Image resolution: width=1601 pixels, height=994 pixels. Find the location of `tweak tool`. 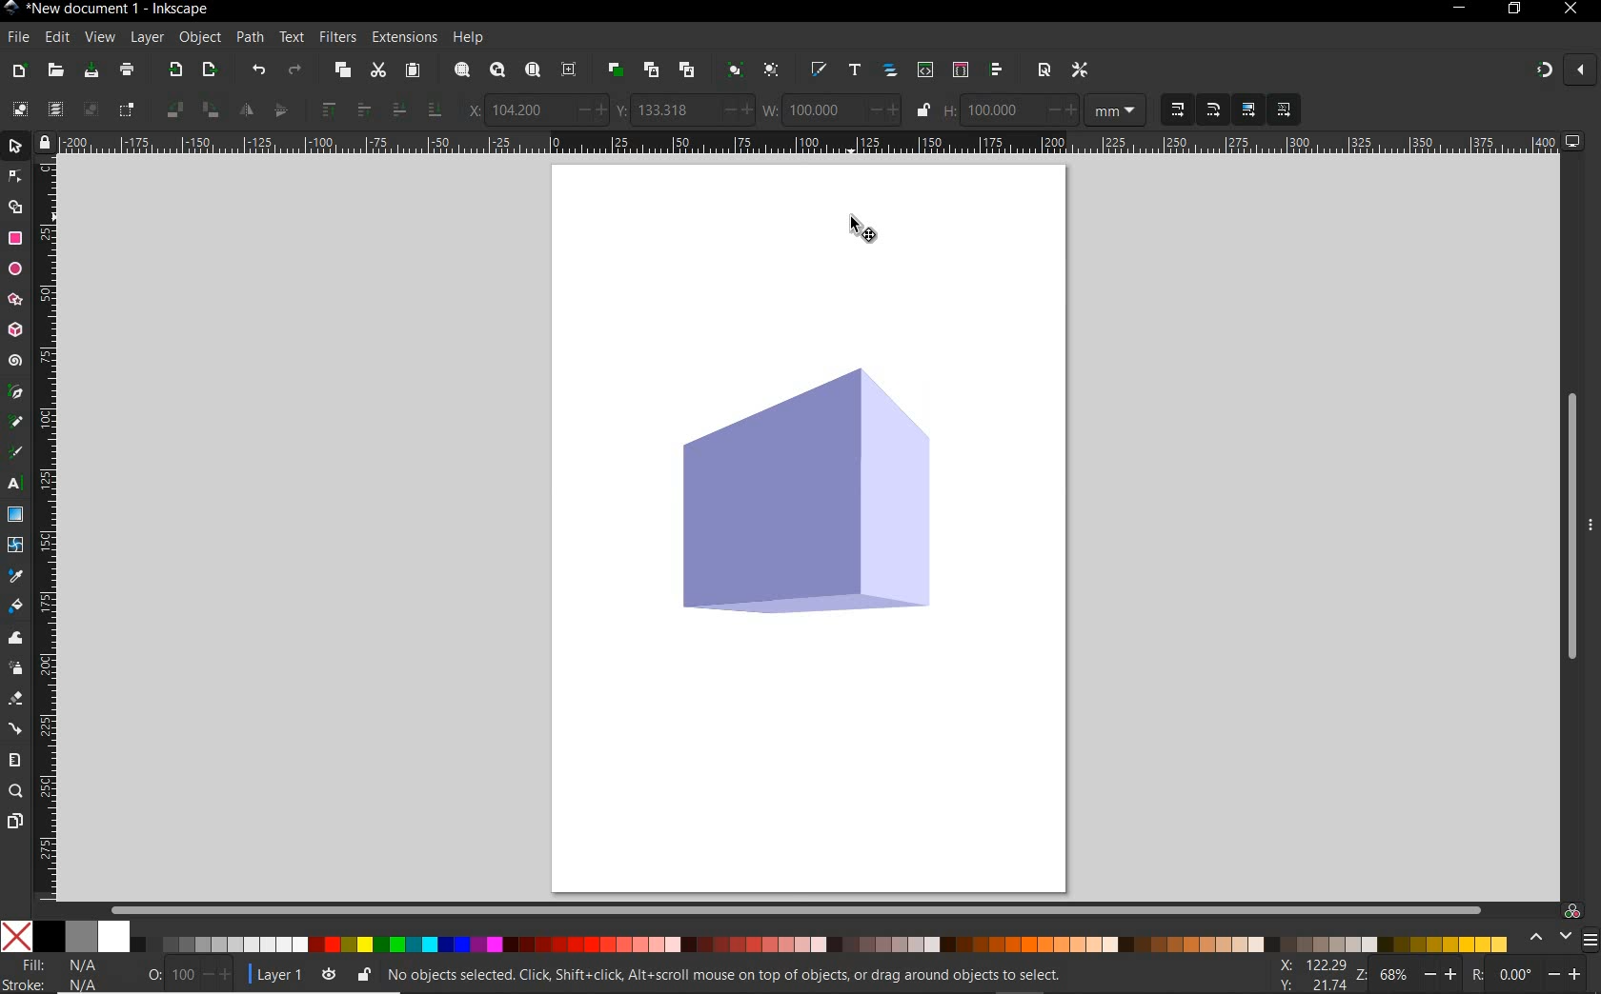

tweak tool is located at coordinates (15, 639).